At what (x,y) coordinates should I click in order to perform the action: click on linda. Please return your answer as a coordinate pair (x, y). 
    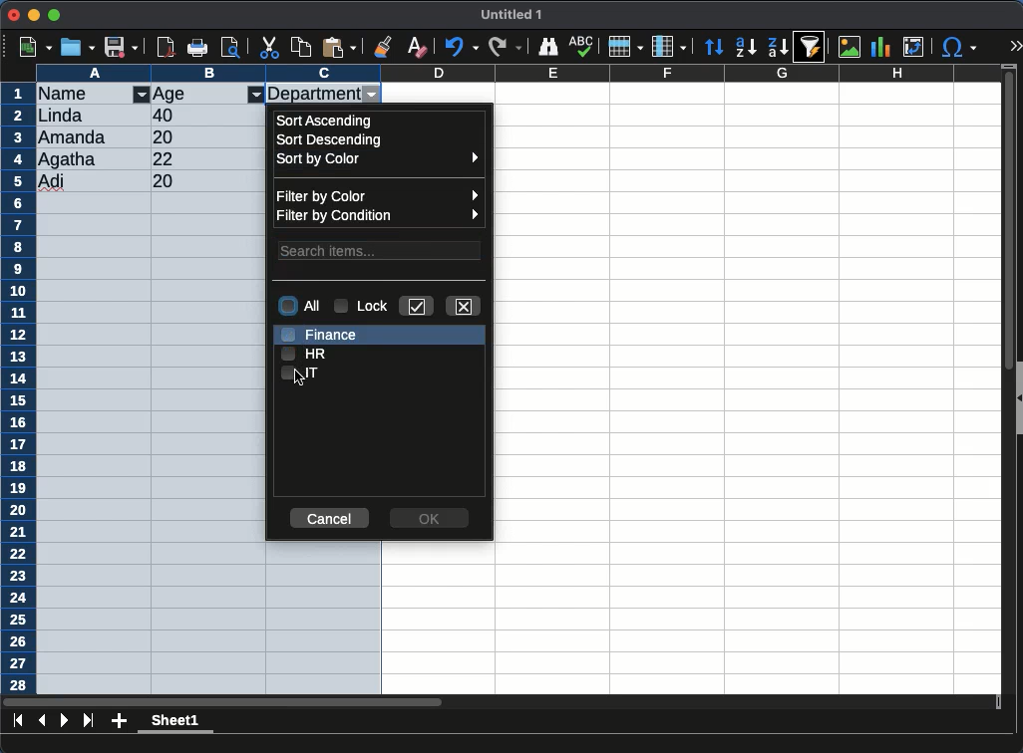
    Looking at the image, I should click on (59, 116).